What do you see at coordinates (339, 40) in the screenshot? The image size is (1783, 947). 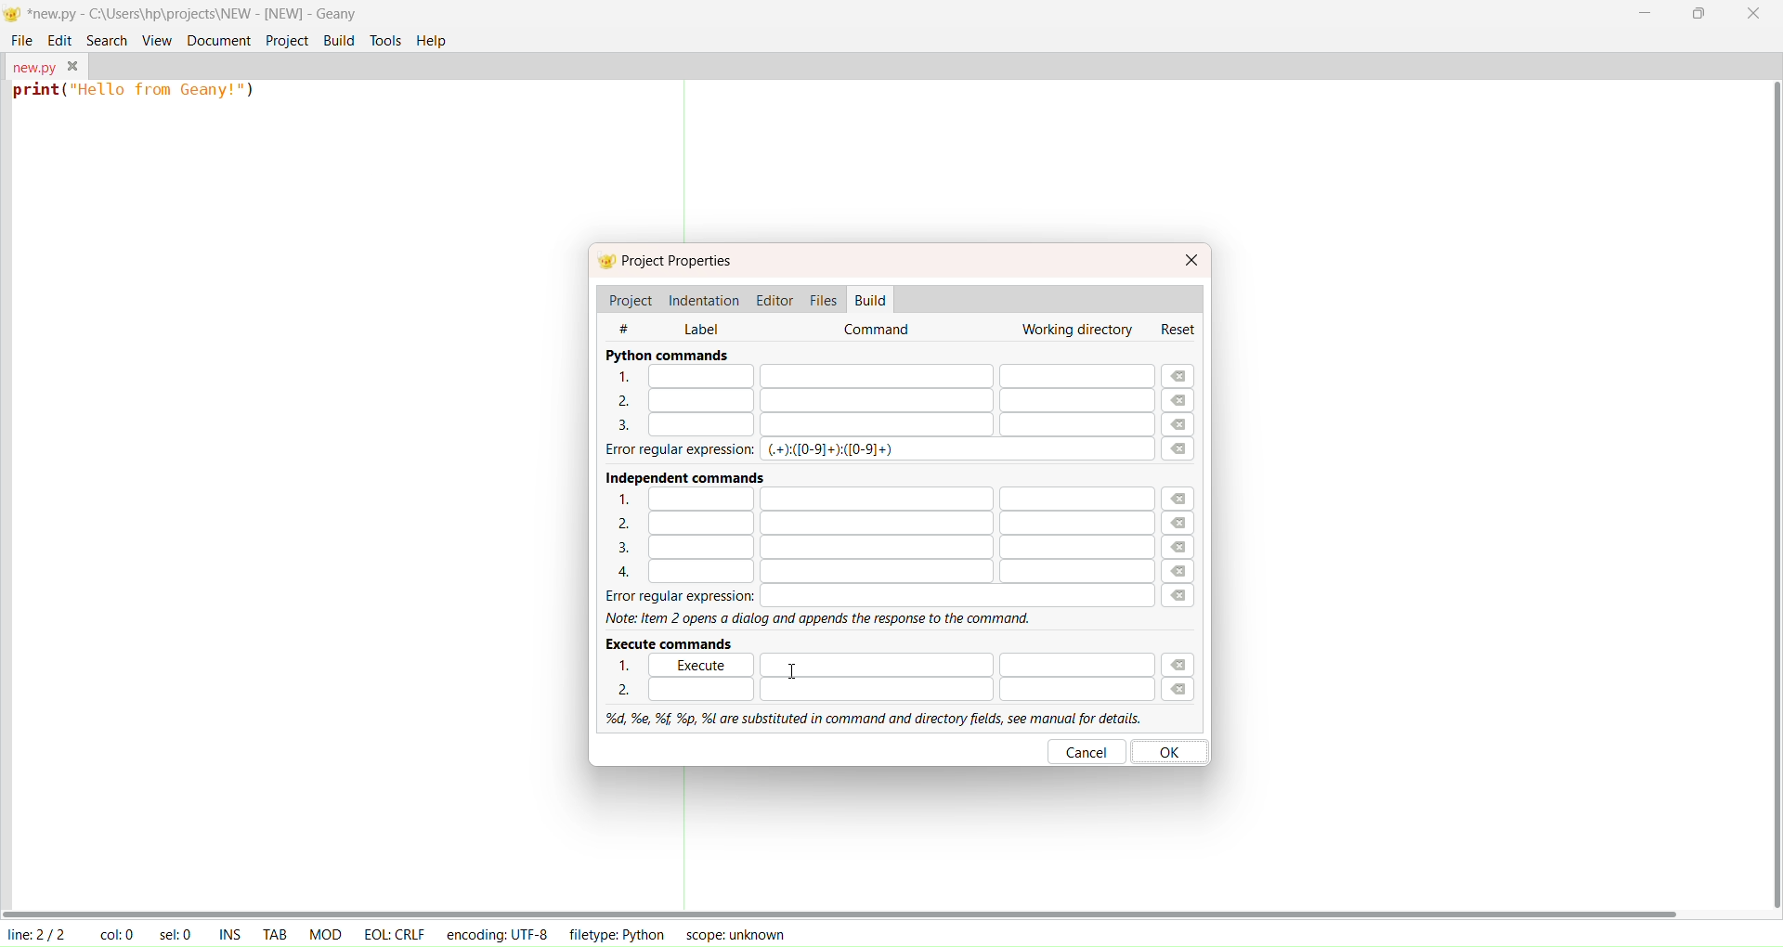 I see `build` at bounding box center [339, 40].